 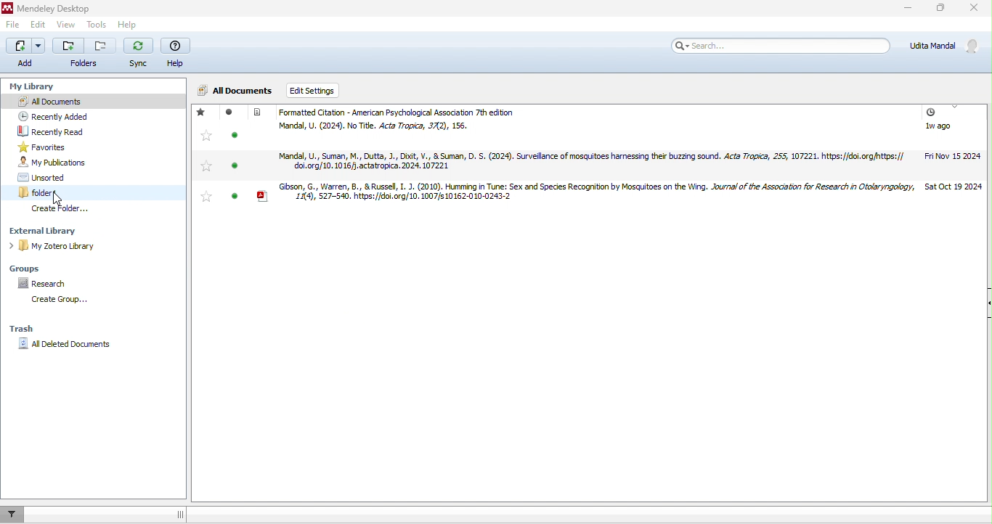 I want to click on Udita Mandal, so click(x=943, y=44).